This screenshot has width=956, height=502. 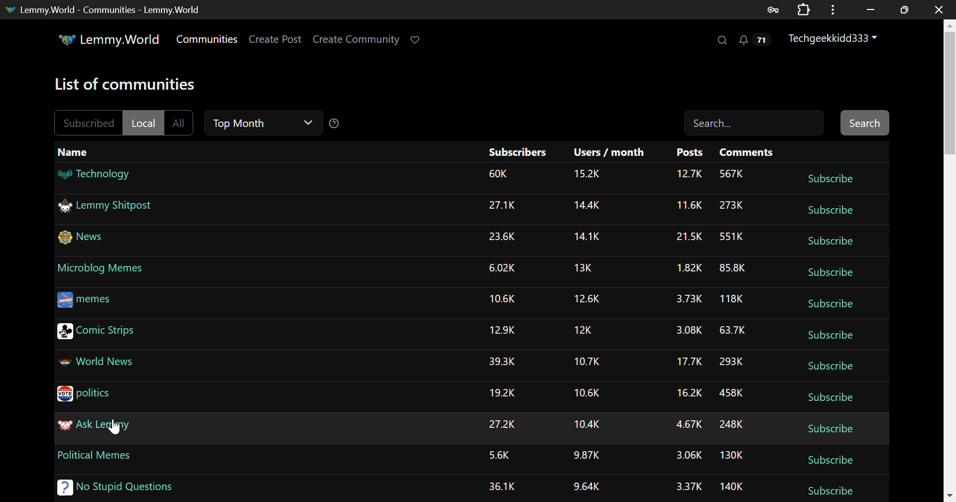 I want to click on Amount, so click(x=732, y=299).